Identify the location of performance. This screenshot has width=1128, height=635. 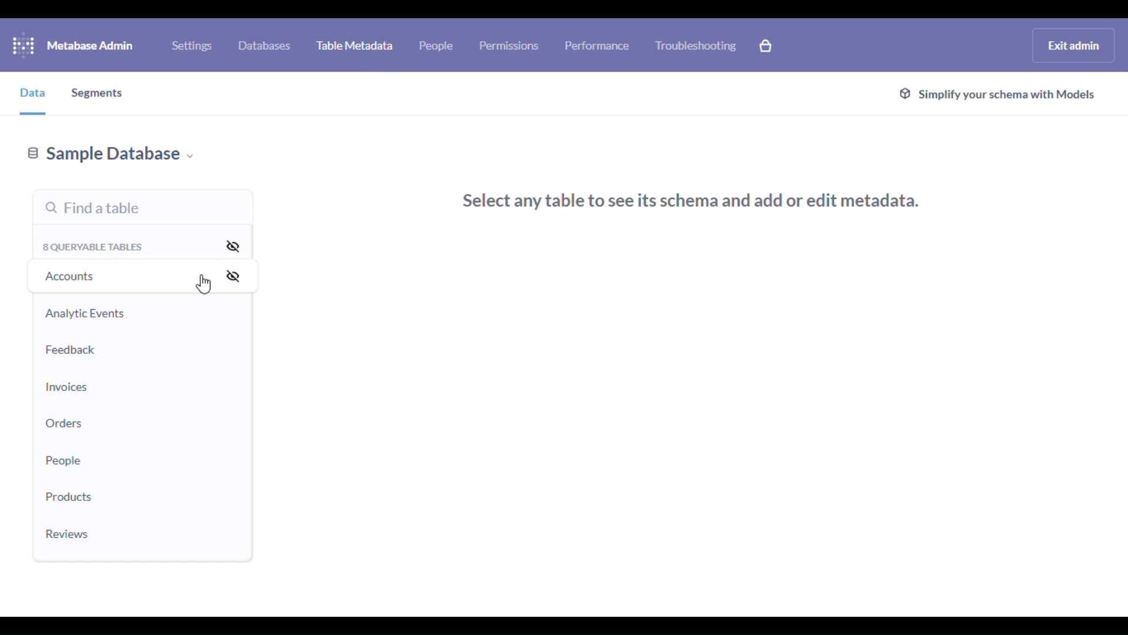
(598, 45).